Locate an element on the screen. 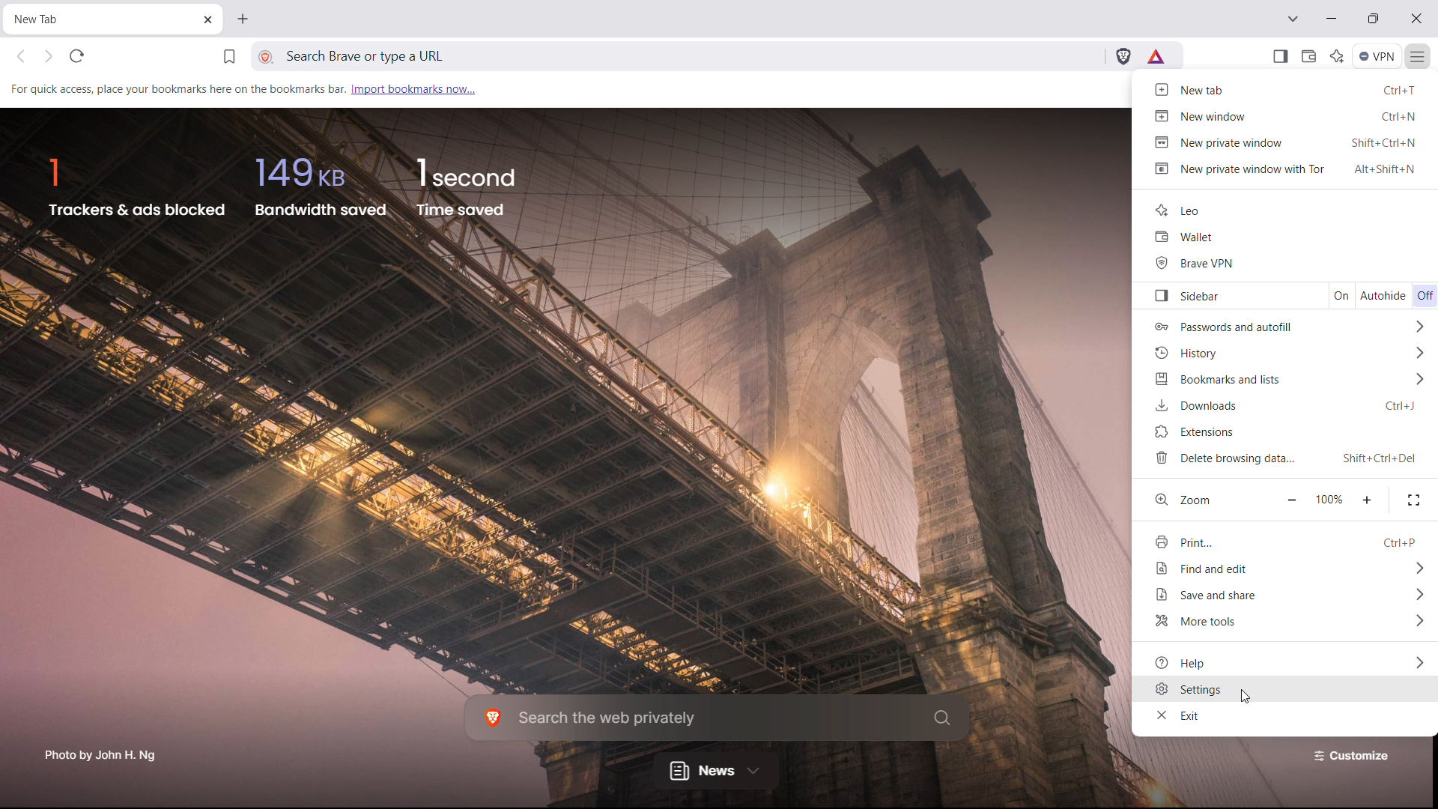 The width and height of the screenshot is (1438, 809). click to go forward, hold to see history is located at coordinates (49, 55).